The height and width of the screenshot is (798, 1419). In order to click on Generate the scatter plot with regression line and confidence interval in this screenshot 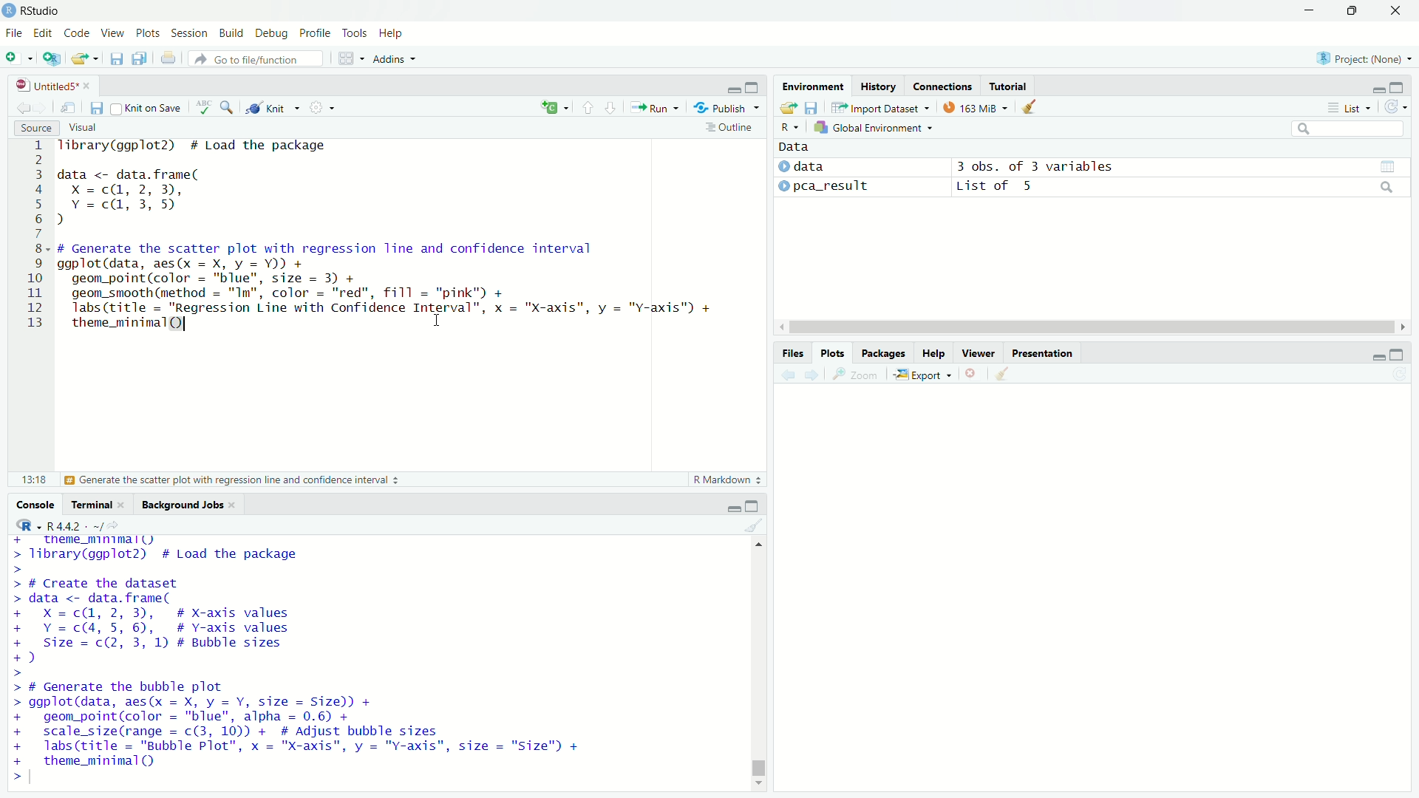, I will do `click(233, 480)`.